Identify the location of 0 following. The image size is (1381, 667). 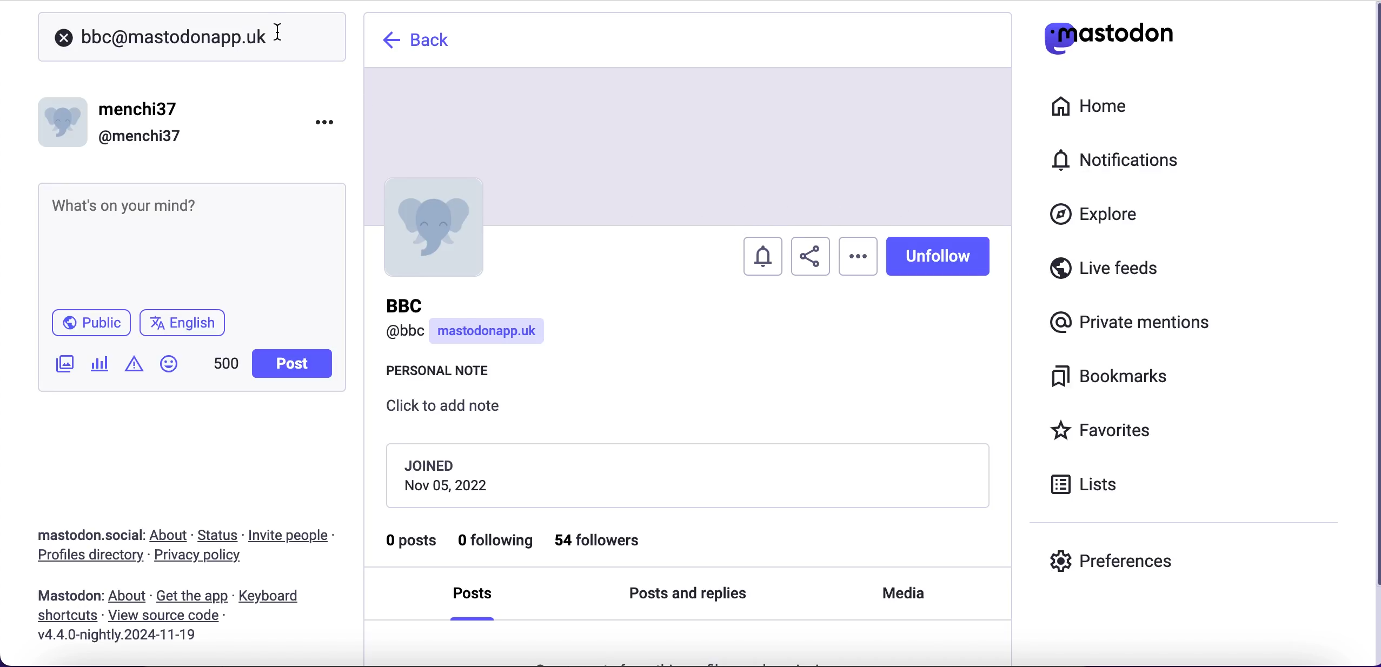
(497, 542).